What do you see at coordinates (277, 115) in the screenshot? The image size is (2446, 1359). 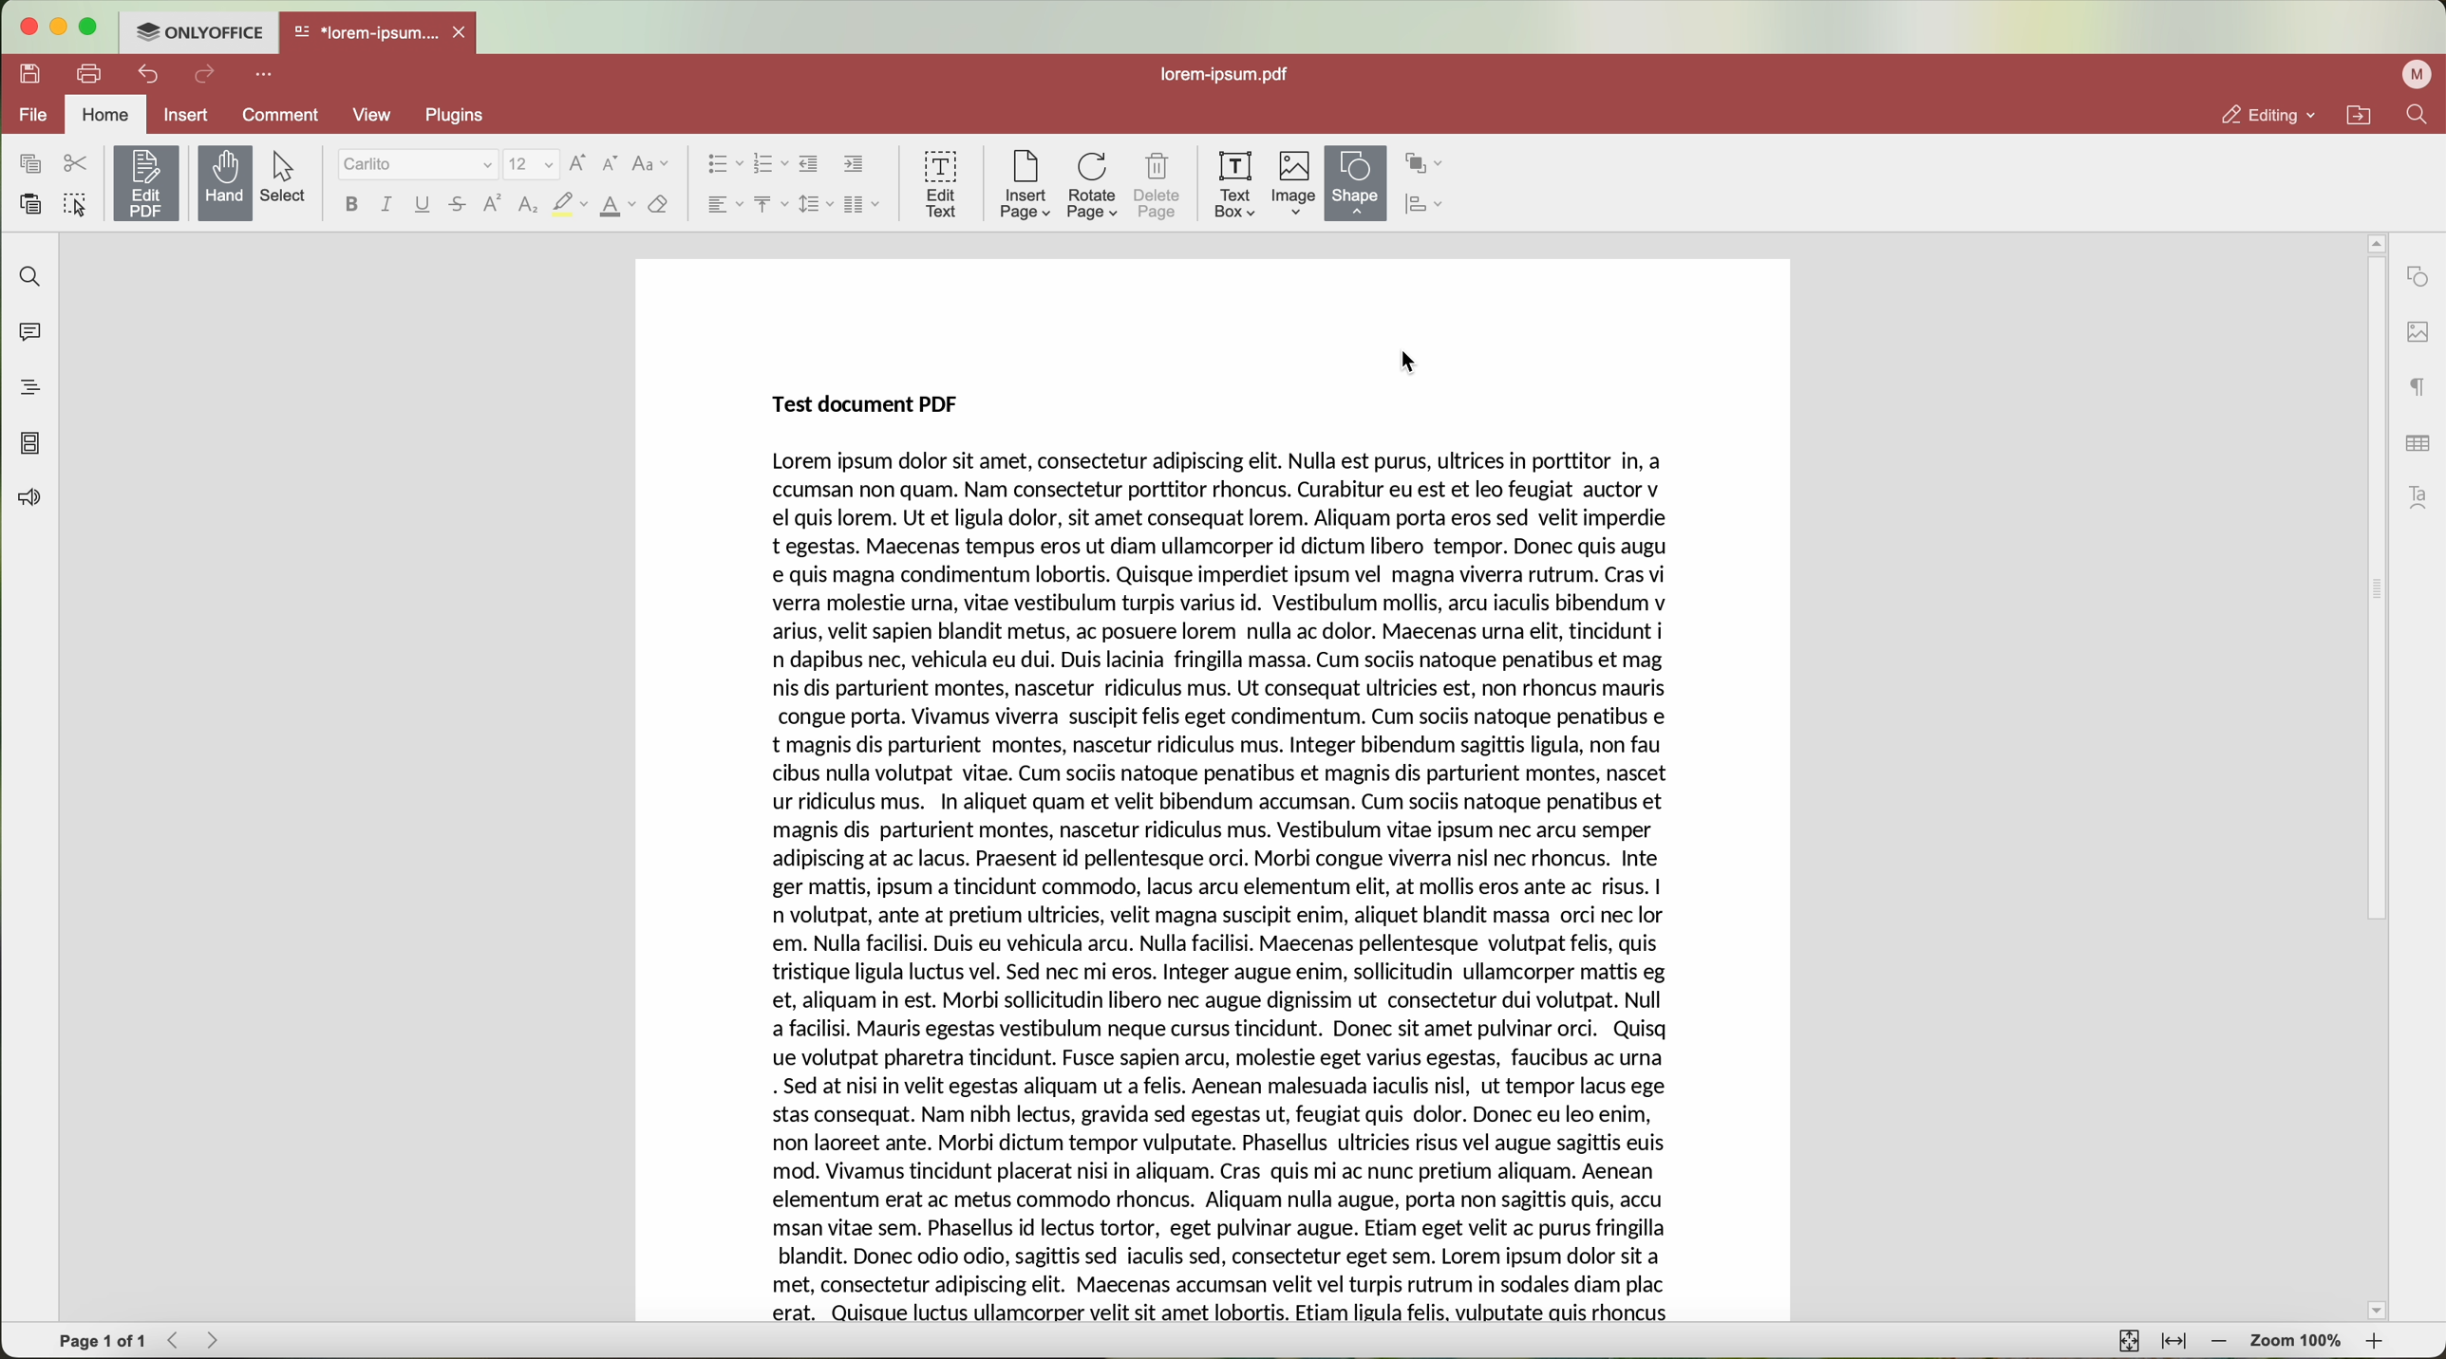 I see `comment` at bounding box center [277, 115].